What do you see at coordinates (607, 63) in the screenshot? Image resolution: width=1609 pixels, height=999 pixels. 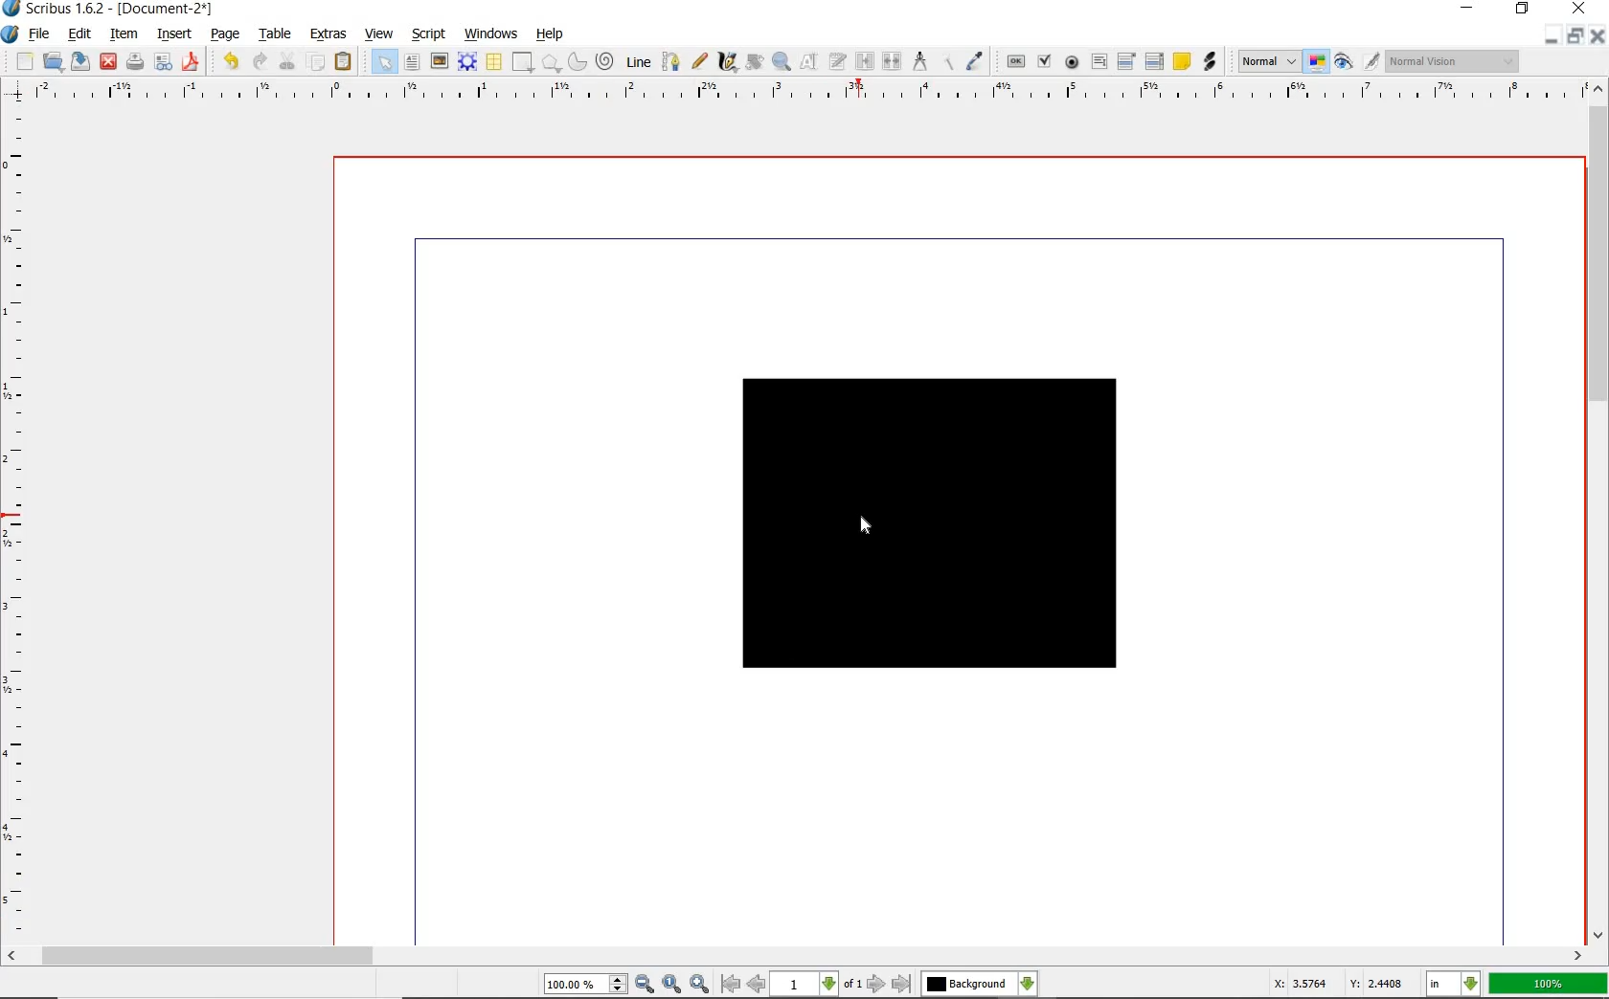 I see `spiral` at bounding box center [607, 63].